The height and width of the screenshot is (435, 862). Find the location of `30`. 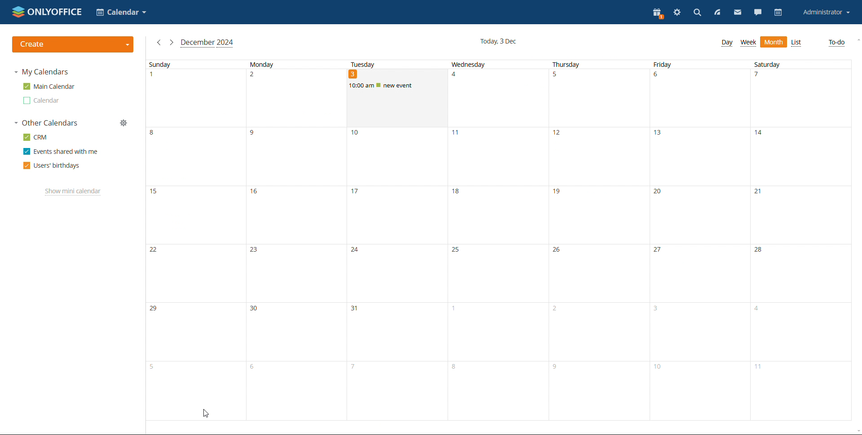

30 is located at coordinates (295, 332).